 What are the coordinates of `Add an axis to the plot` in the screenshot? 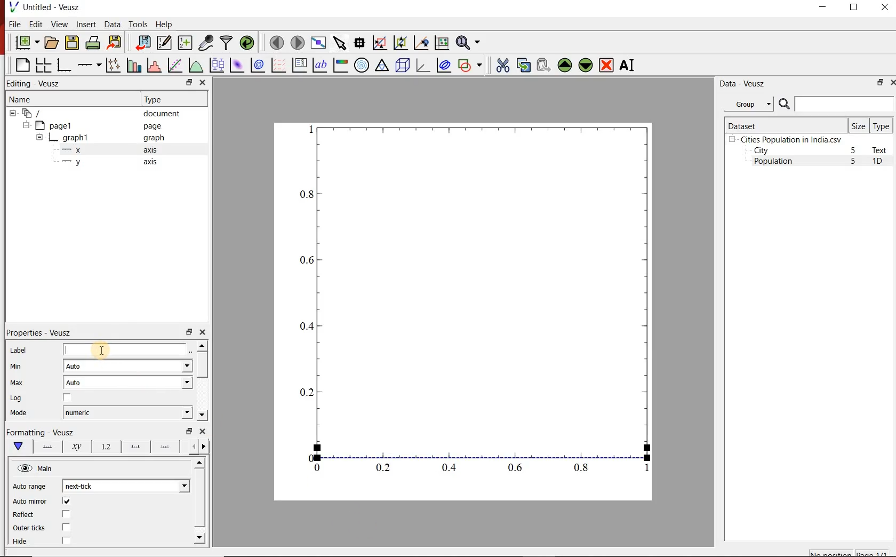 It's located at (89, 63).